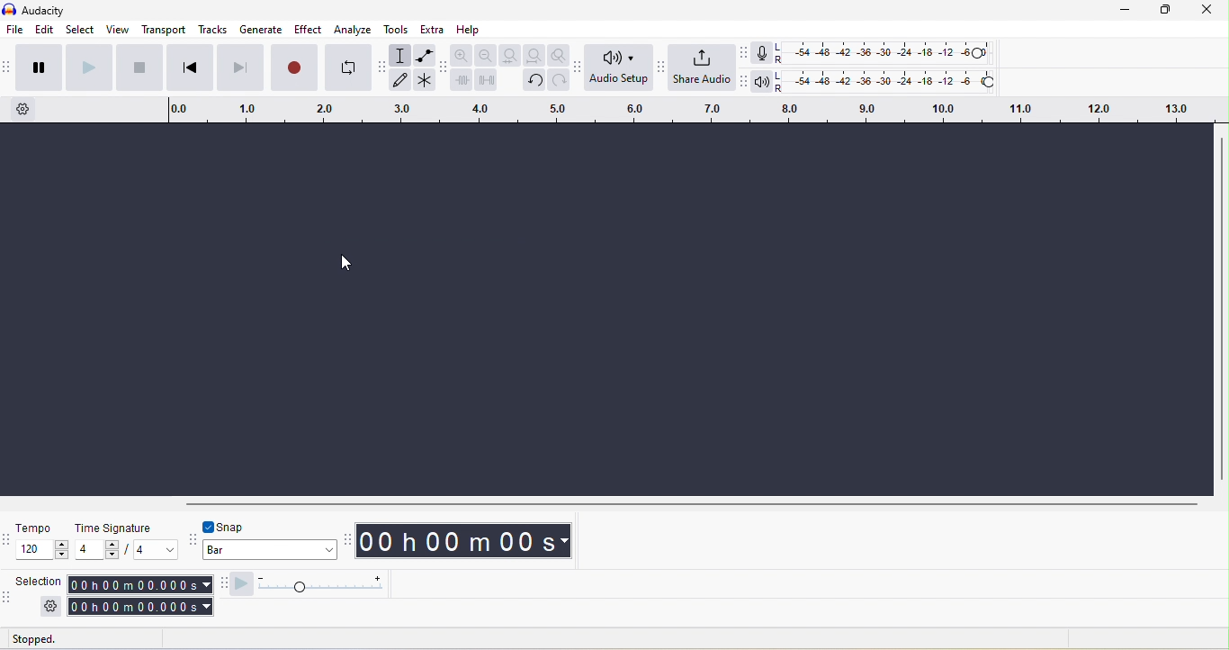  What do you see at coordinates (139, 68) in the screenshot?
I see `stop` at bounding box center [139, 68].